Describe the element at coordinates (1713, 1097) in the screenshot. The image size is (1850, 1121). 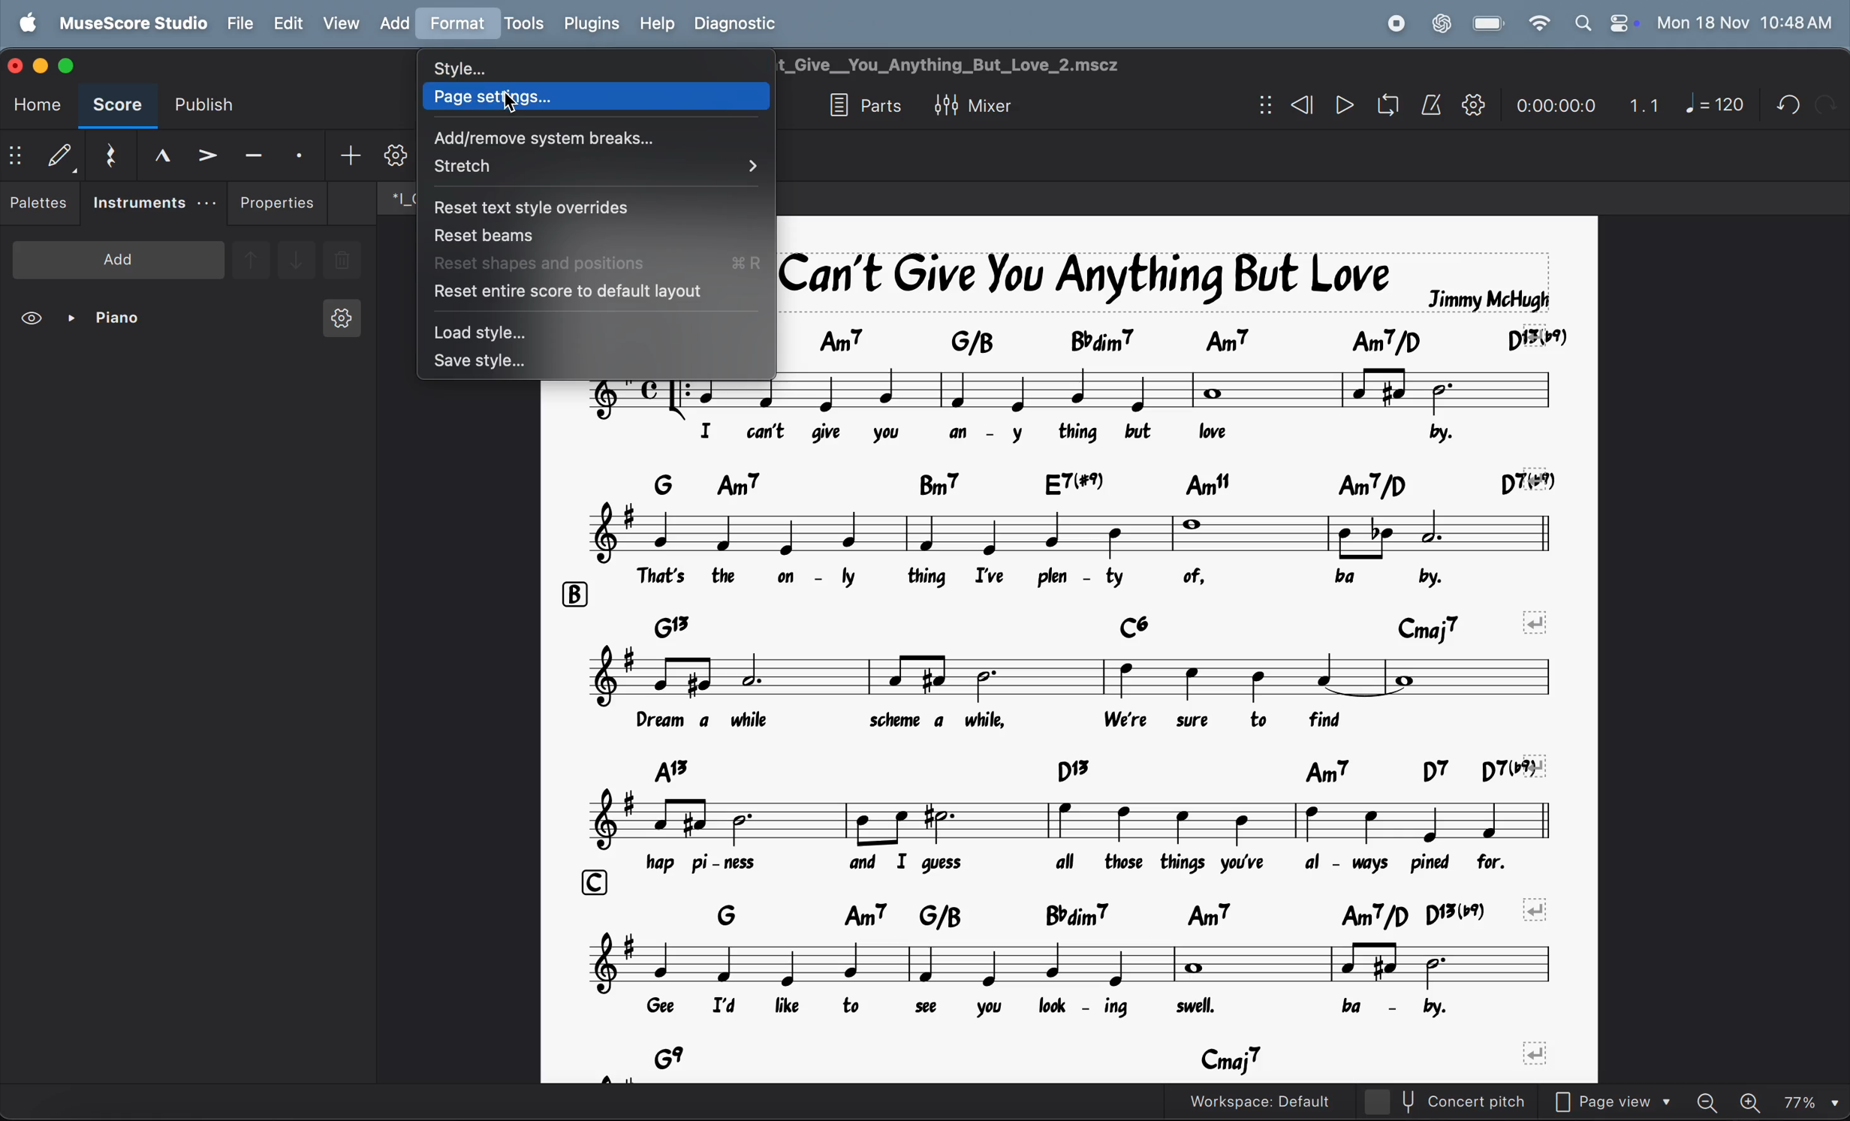
I see `zoom out` at that location.